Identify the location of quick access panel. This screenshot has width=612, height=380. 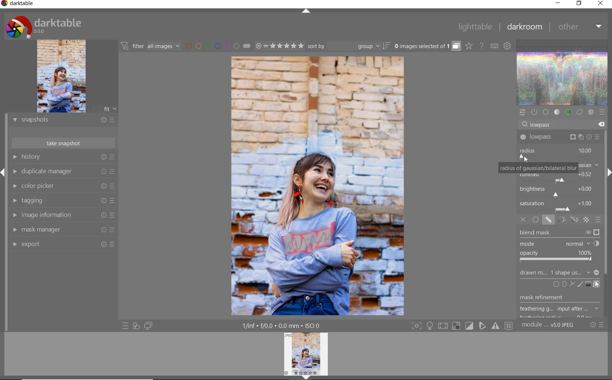
(523, 111).